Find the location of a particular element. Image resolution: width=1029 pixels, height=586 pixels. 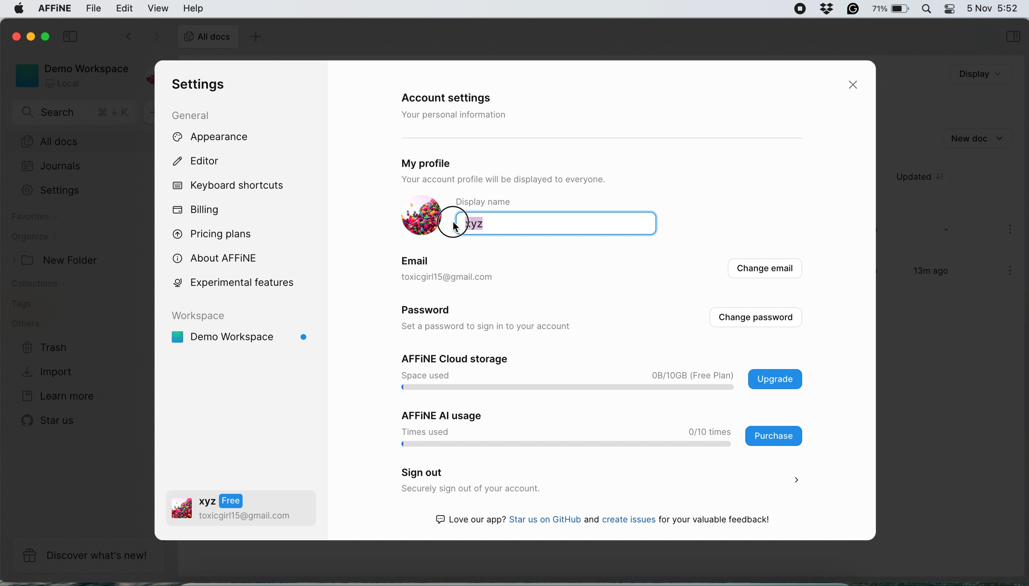

75% is located at coordinates (891, 10).